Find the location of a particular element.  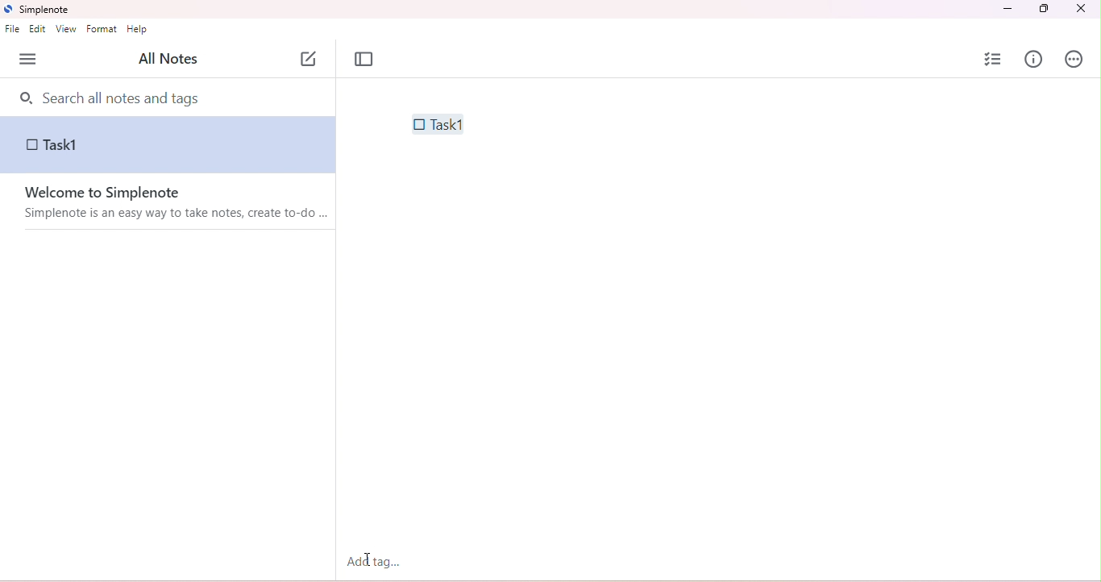

view is located at coordinates (65, 30).